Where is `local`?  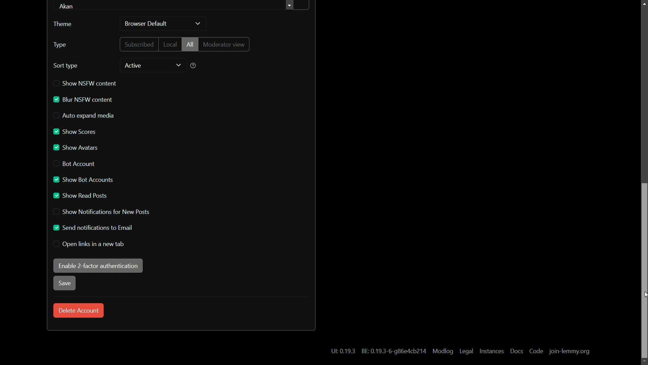 local is located at coordinates (169, 44).